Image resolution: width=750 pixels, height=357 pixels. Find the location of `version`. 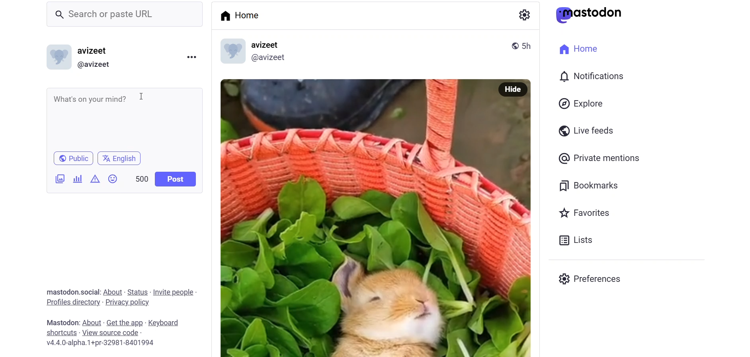

version is located at coordinates (104, 343).